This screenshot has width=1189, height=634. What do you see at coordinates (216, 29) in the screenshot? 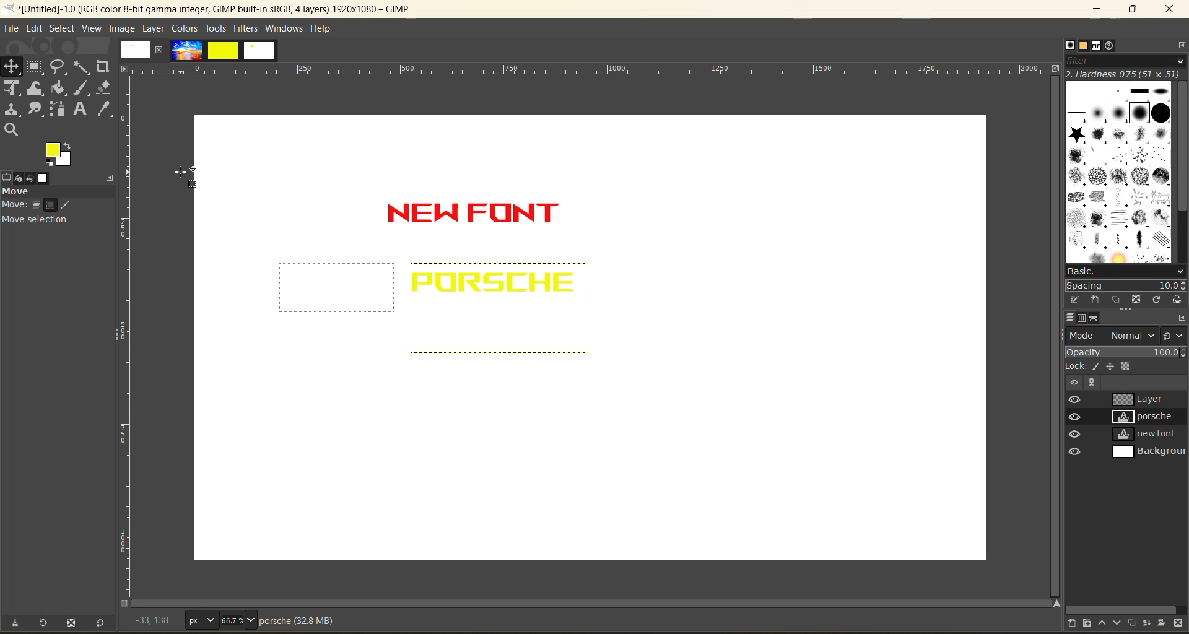
I see `tools` at bounding box center [216, 29].